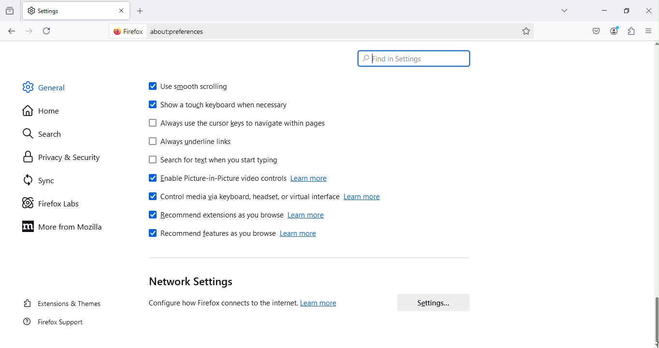 Image resolution: width=659 pixels, height=348 pixels. I want to click on learn more, so click(312, 179).